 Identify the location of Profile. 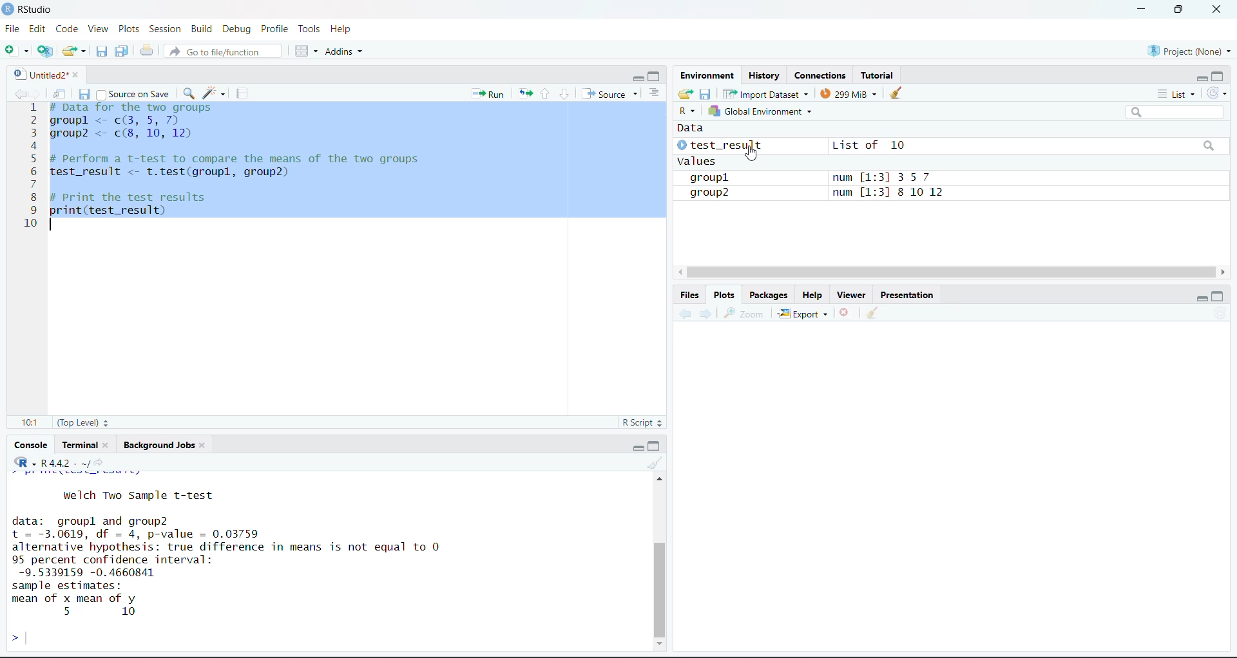
(278, 29).